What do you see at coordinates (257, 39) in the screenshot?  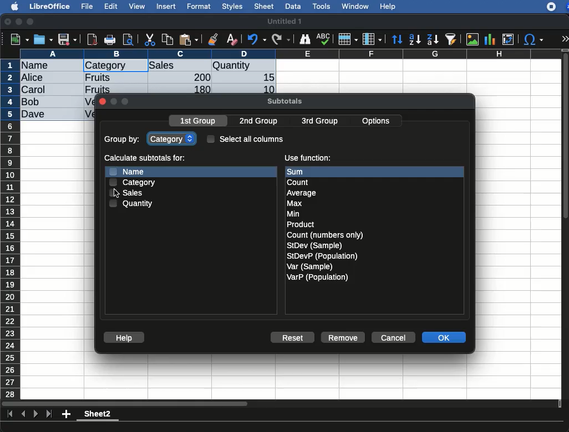 I see `undo` at bounding box center [257, 39].